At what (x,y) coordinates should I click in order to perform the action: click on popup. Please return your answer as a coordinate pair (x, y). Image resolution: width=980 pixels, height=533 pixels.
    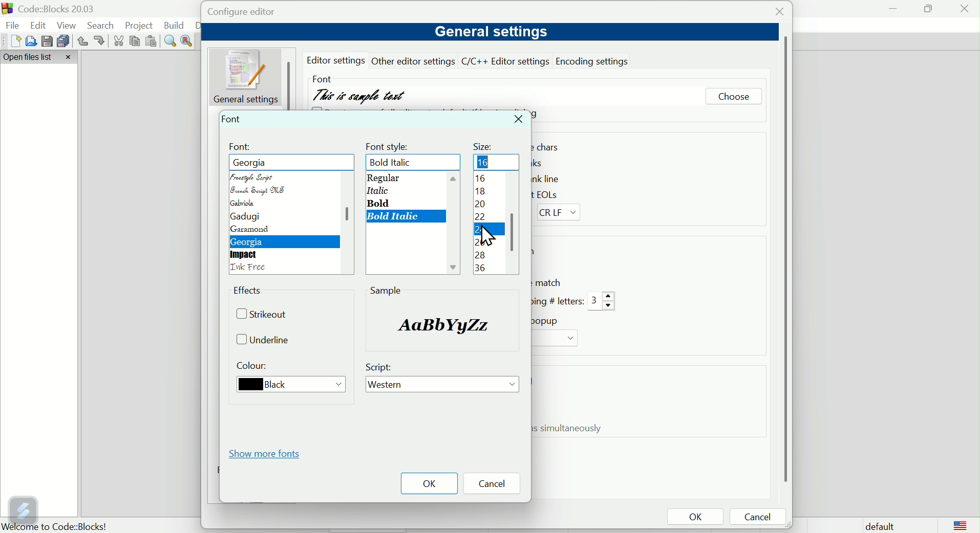
    Looking at the image, I should click on (548, 321).